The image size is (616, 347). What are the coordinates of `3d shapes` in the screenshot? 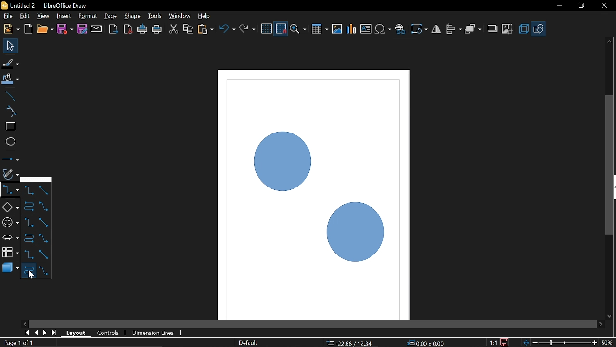 It's located at (10, 268).